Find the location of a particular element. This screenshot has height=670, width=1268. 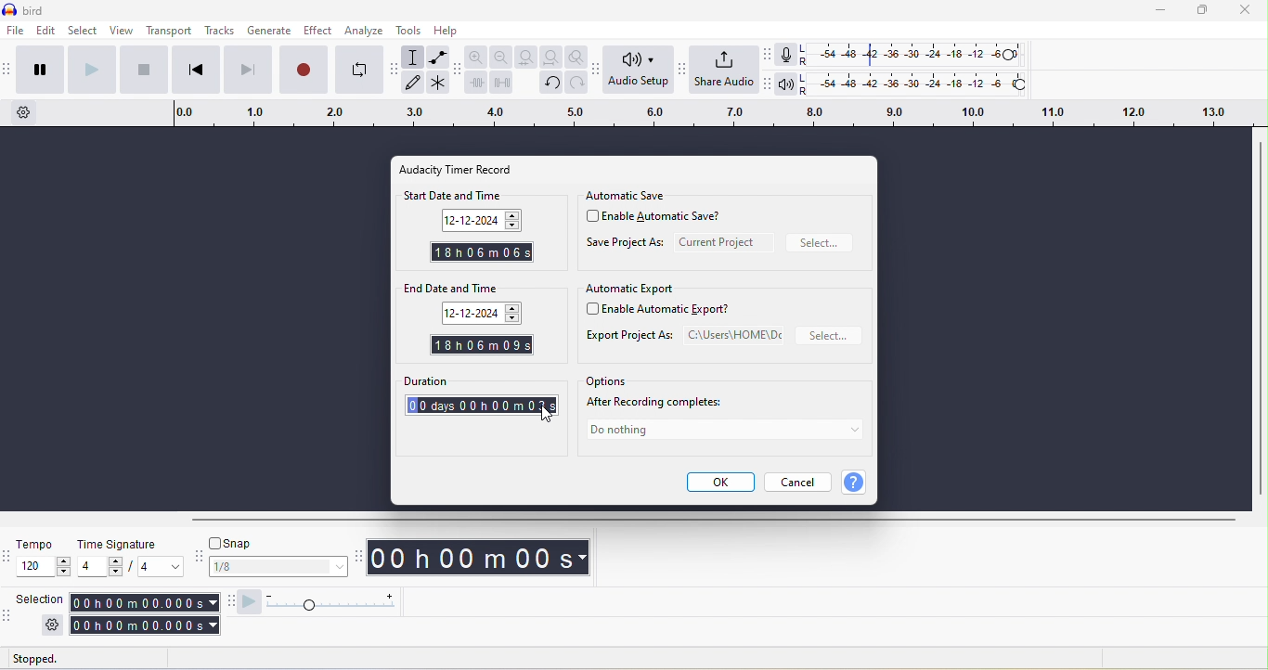

audio setup is located at coordinates (640, 71).